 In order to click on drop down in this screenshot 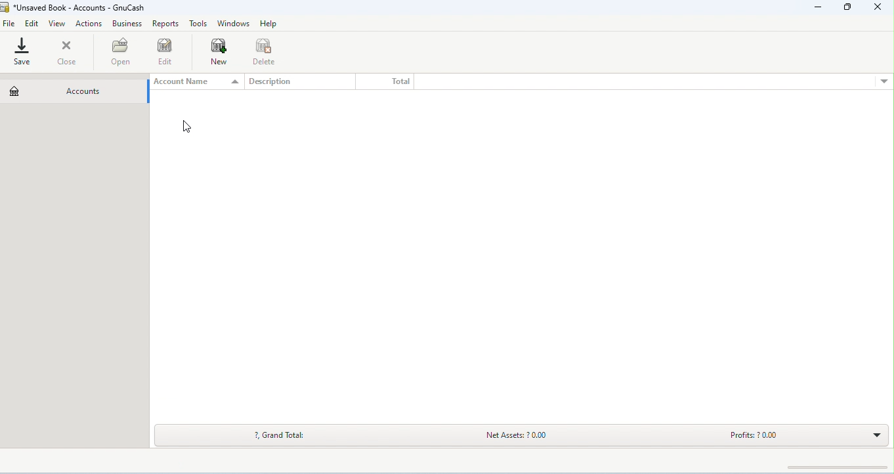, I will do `click(876, 434)`.